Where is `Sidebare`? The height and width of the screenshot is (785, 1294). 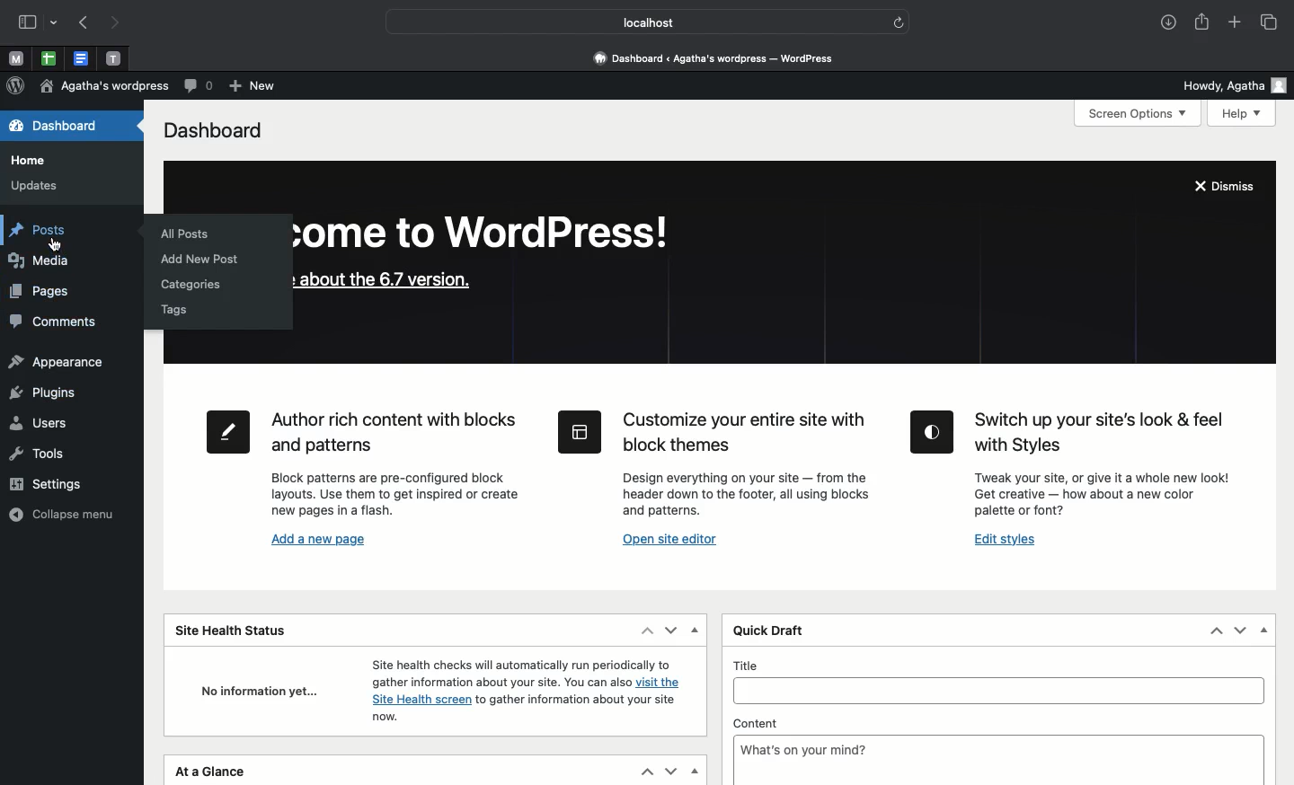 Sidebare is located at coordinates (28, 24).